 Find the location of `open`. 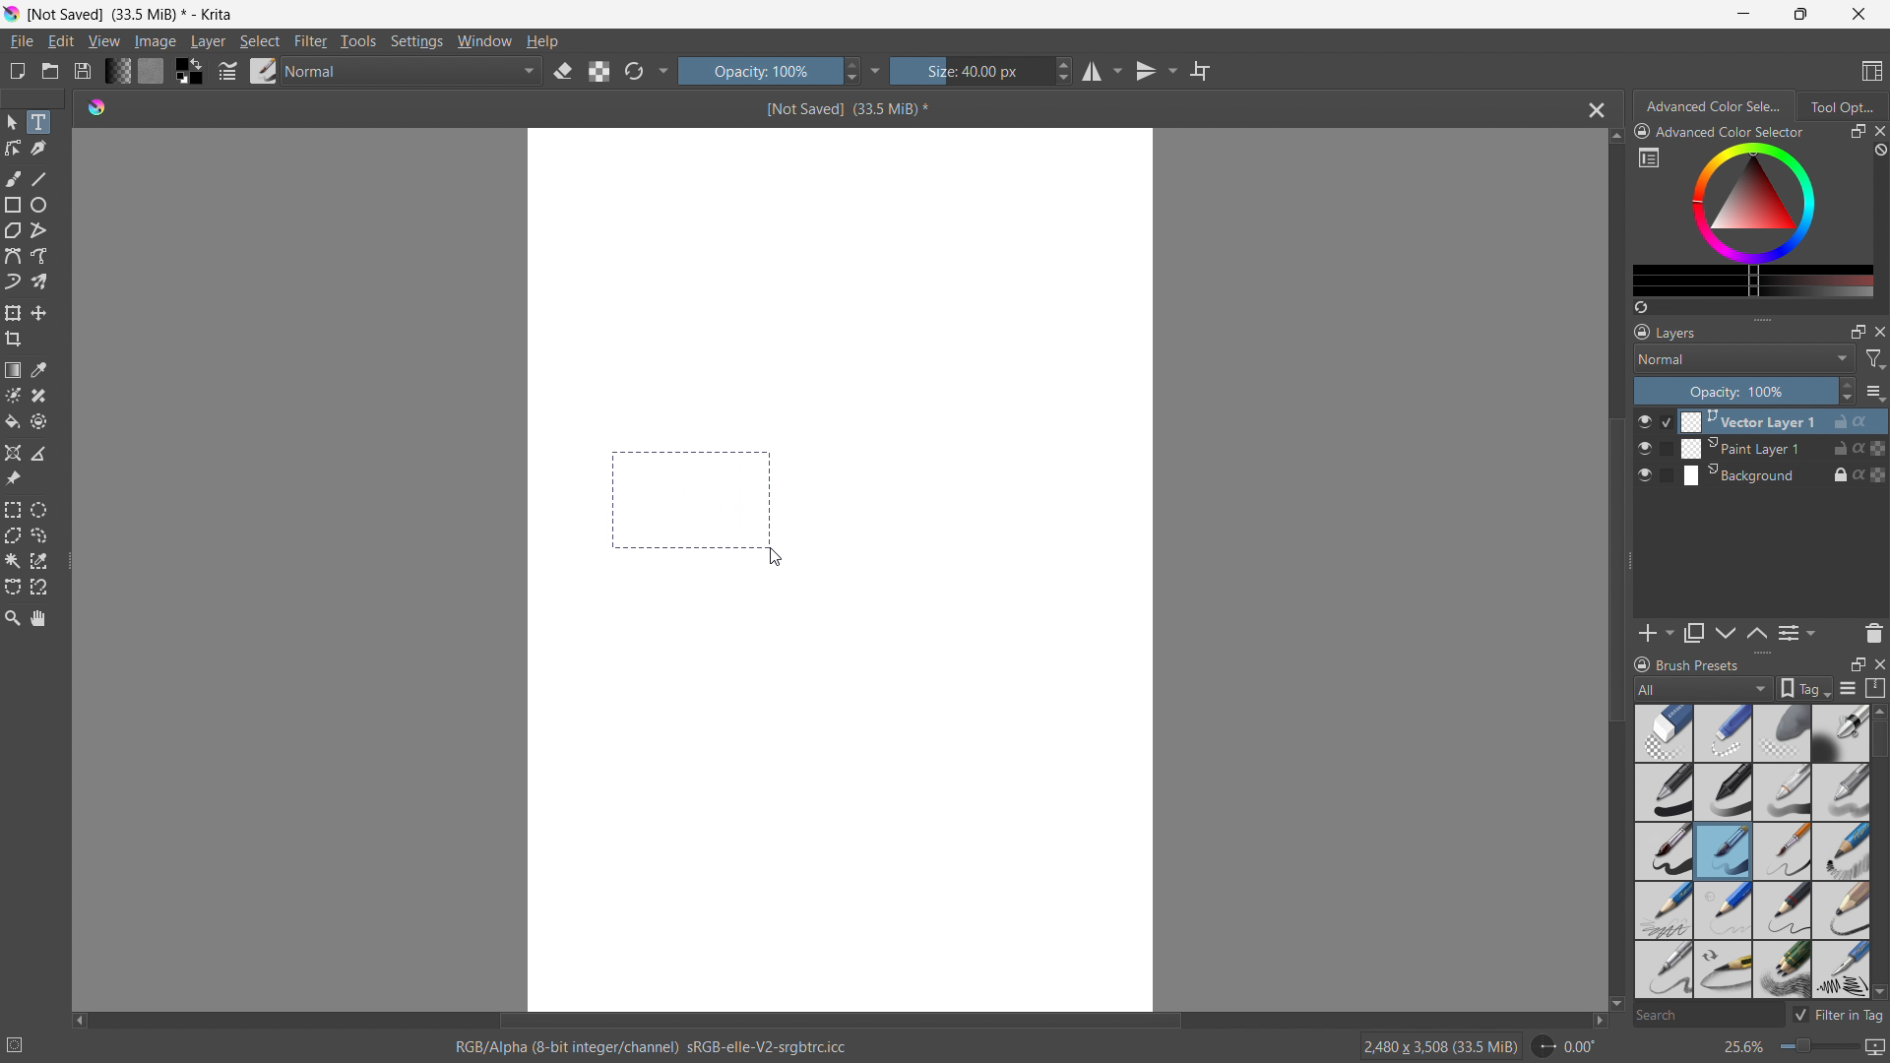

open is located at coordinates (50, 71).